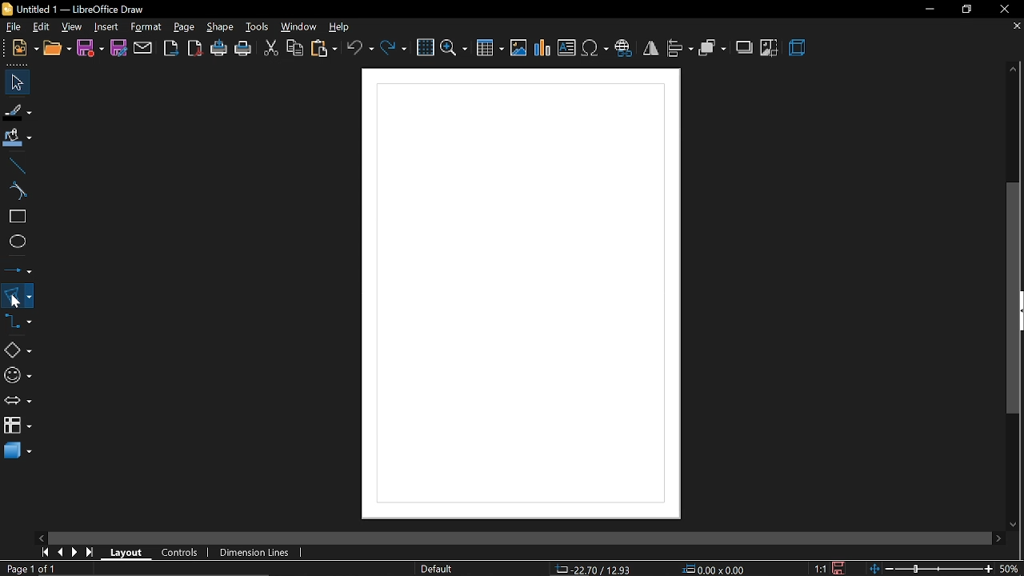  Describe the element at coordinates (43, 26) in the screenshot. I see `edit` at that location.